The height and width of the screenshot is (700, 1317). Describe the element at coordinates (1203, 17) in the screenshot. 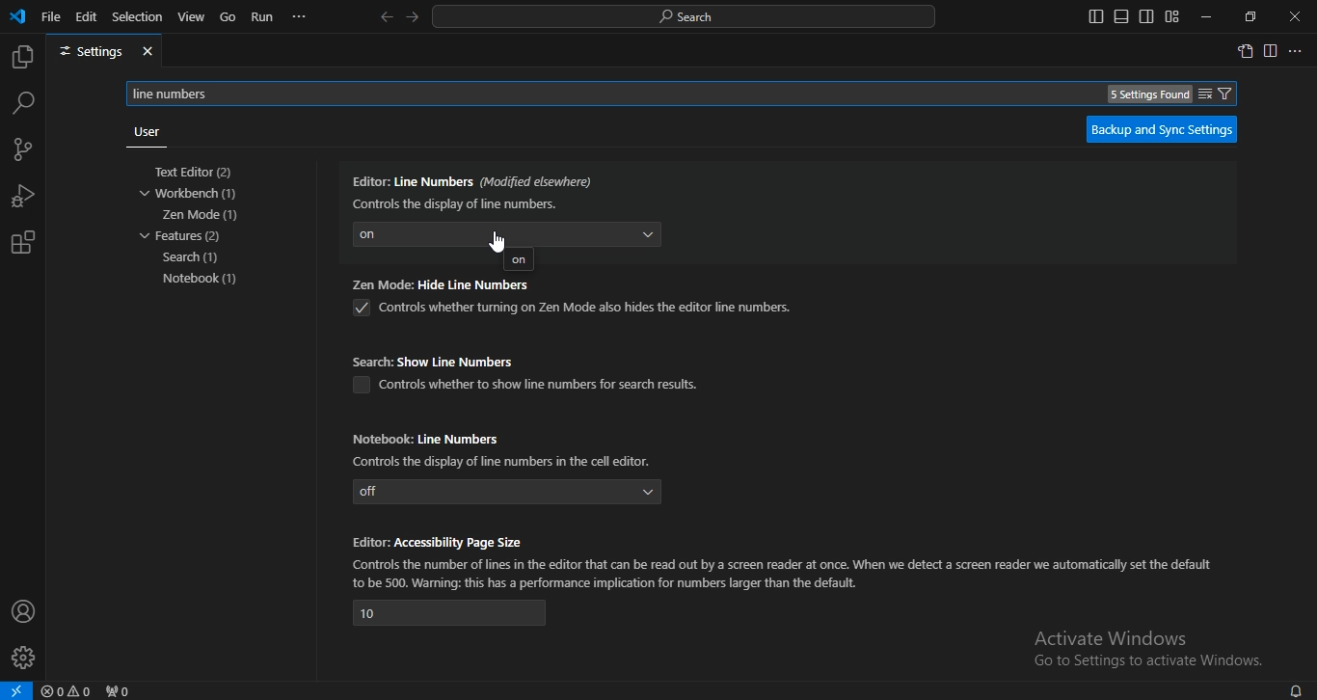

I see `minimize` at that location.